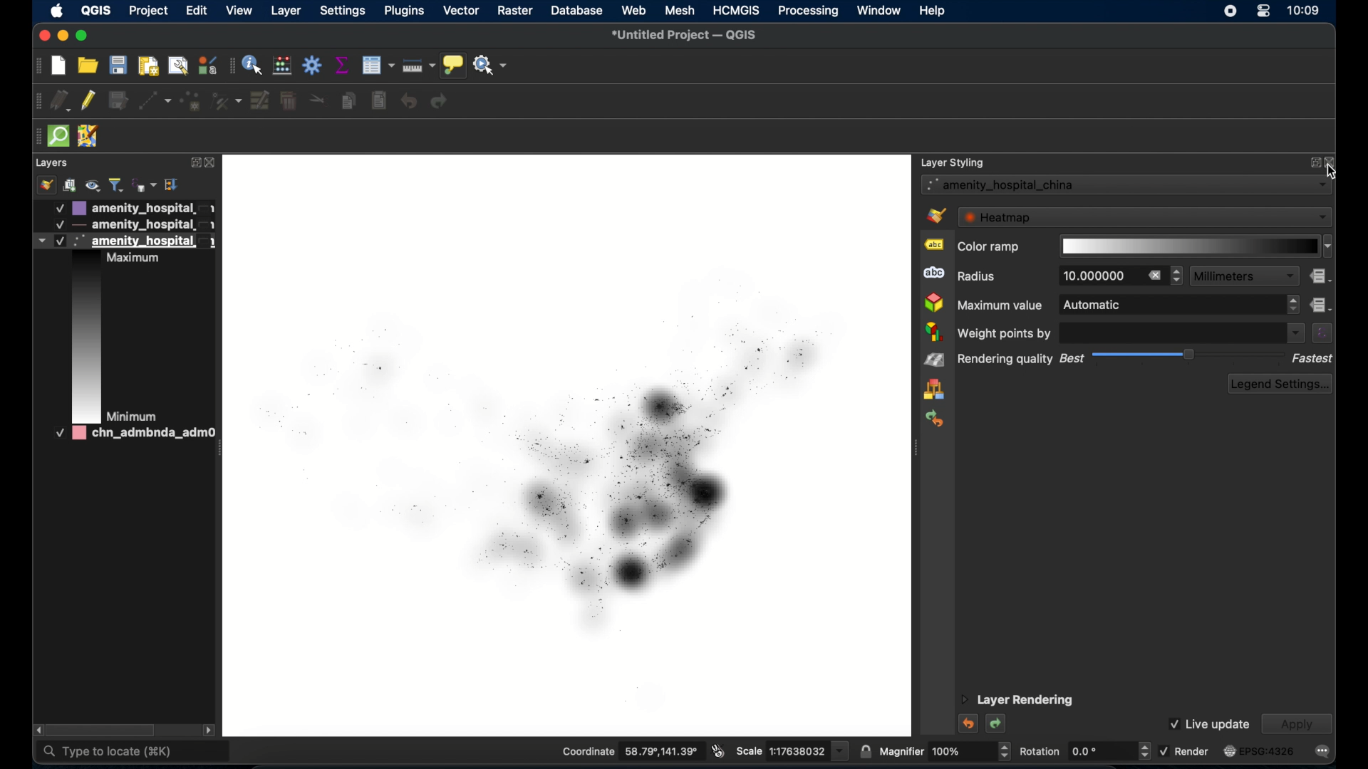  Describe the element at coordinates (790, 752) in the screenshot. I see `scale` at that location.